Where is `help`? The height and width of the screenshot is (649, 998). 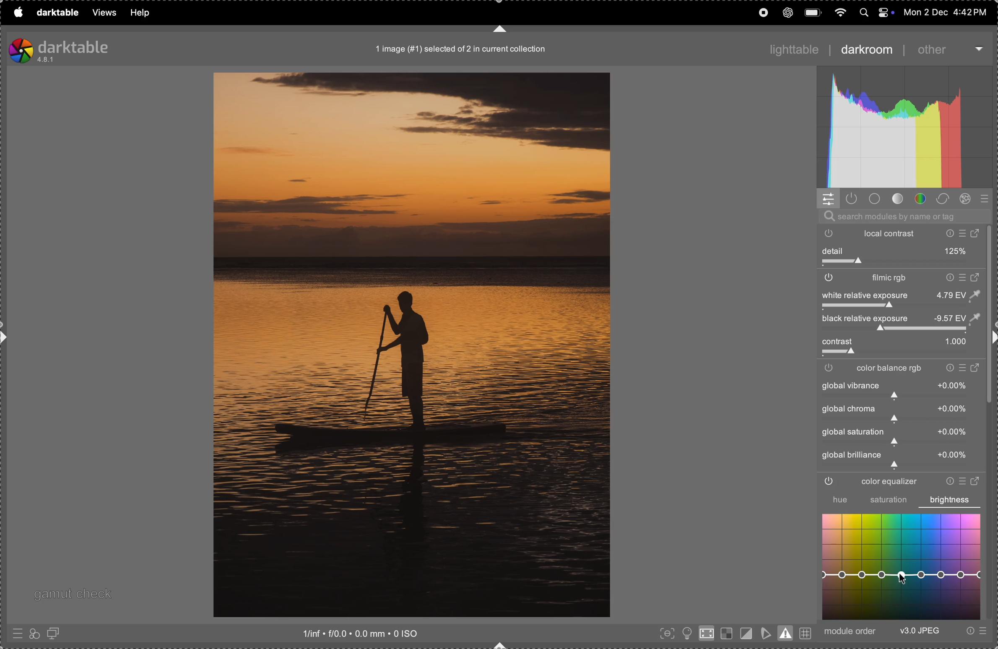
help is located at coordinates (140, 13).